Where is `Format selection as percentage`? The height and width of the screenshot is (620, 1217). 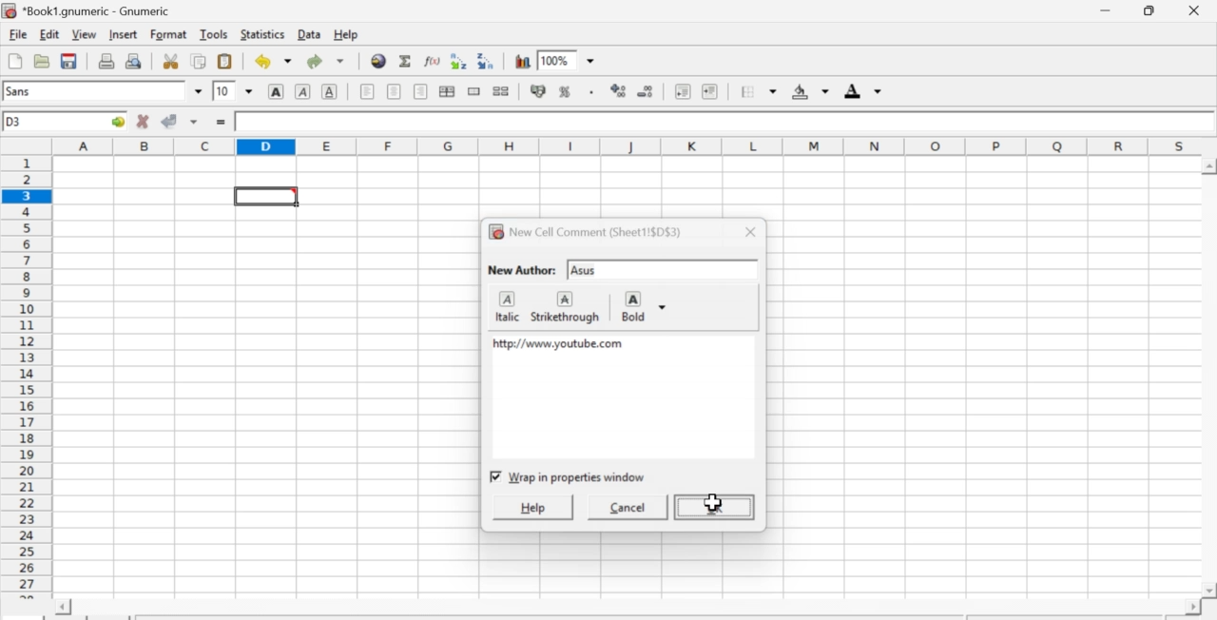 Format selection as percentage is located at coordinates (565, 90).